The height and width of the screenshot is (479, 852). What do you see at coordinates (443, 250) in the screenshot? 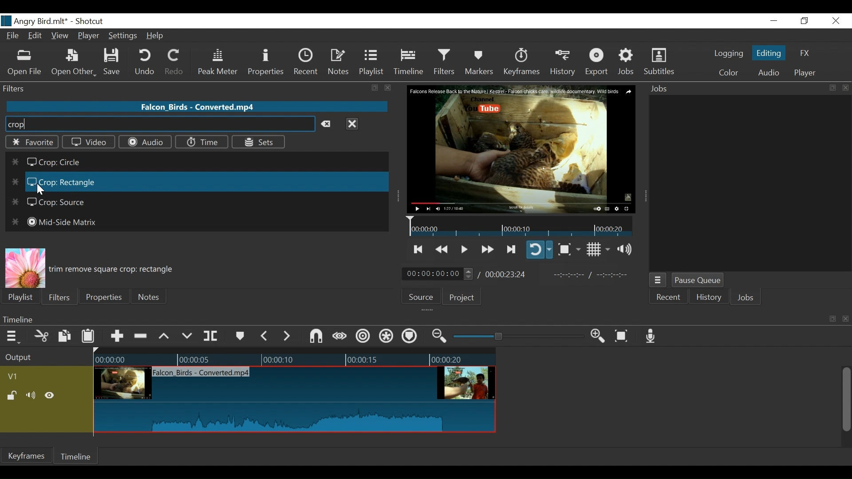
I see `Play backward quickly` at bounding box center [443, 250].